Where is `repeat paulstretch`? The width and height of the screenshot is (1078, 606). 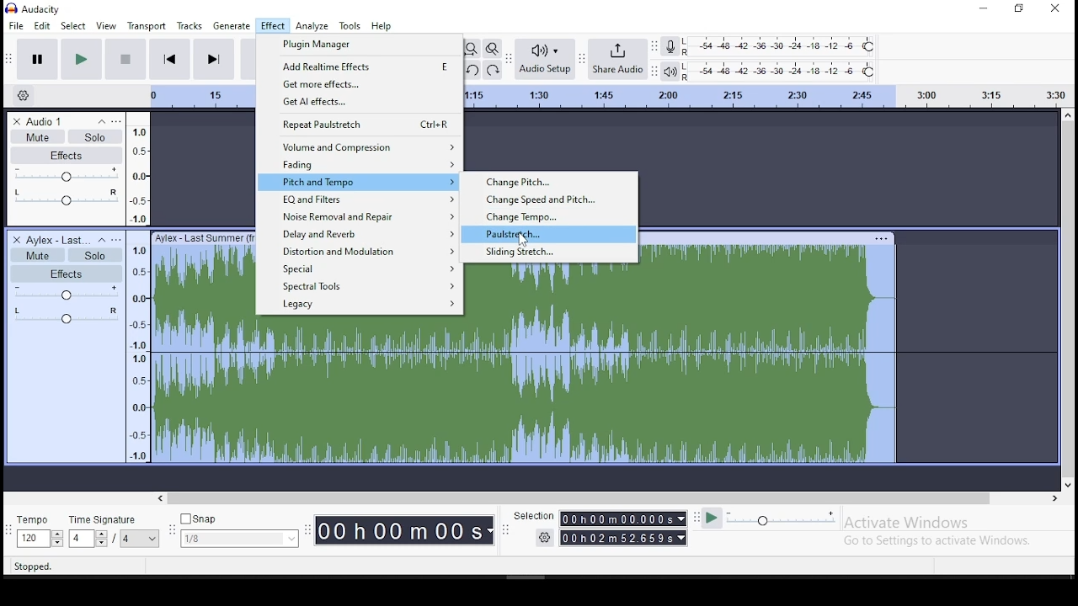 repeat paulstretch is located at coordinates (360, 125).